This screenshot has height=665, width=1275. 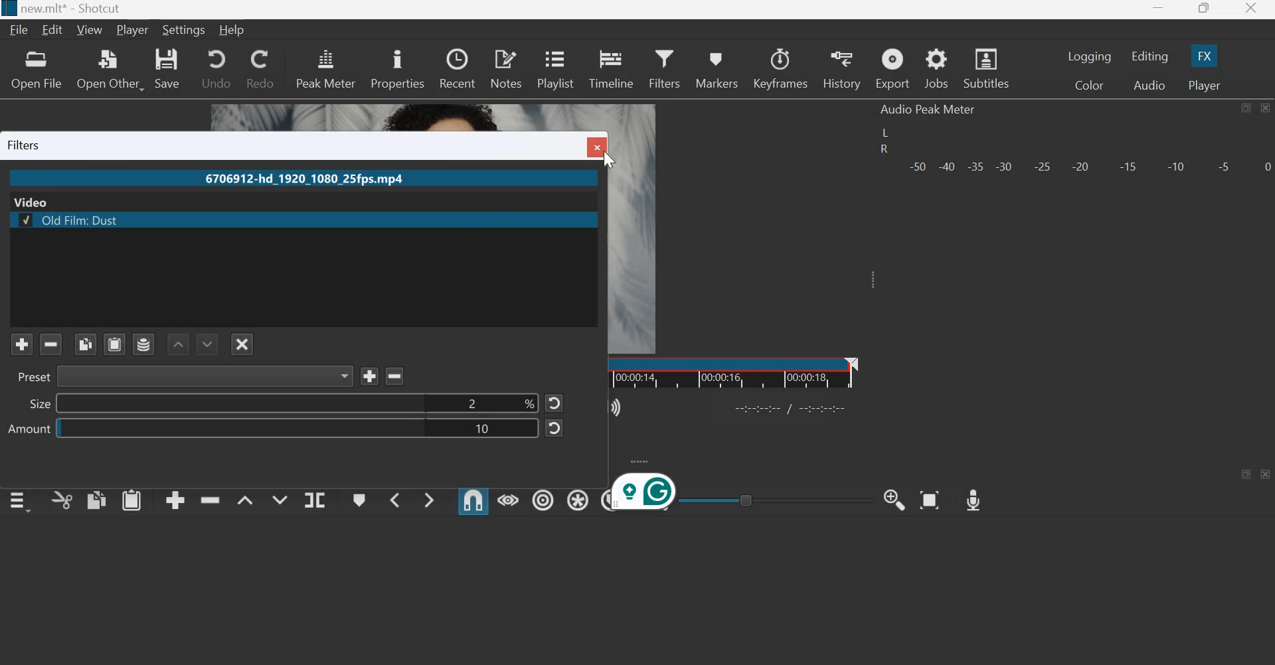 I want to click on Audio, so click(x=1149, y=86).